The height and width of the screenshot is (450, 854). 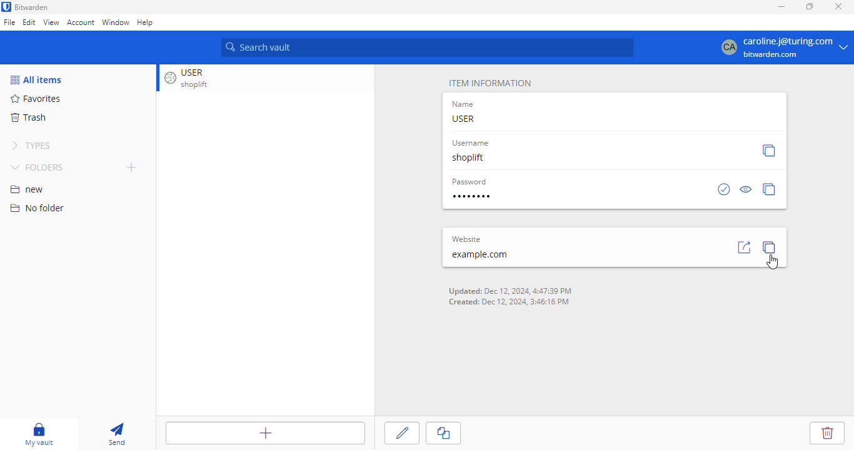 I want to click on Created: Dec 12 2024 3:46:16 PM, so click(x=510, y=301).